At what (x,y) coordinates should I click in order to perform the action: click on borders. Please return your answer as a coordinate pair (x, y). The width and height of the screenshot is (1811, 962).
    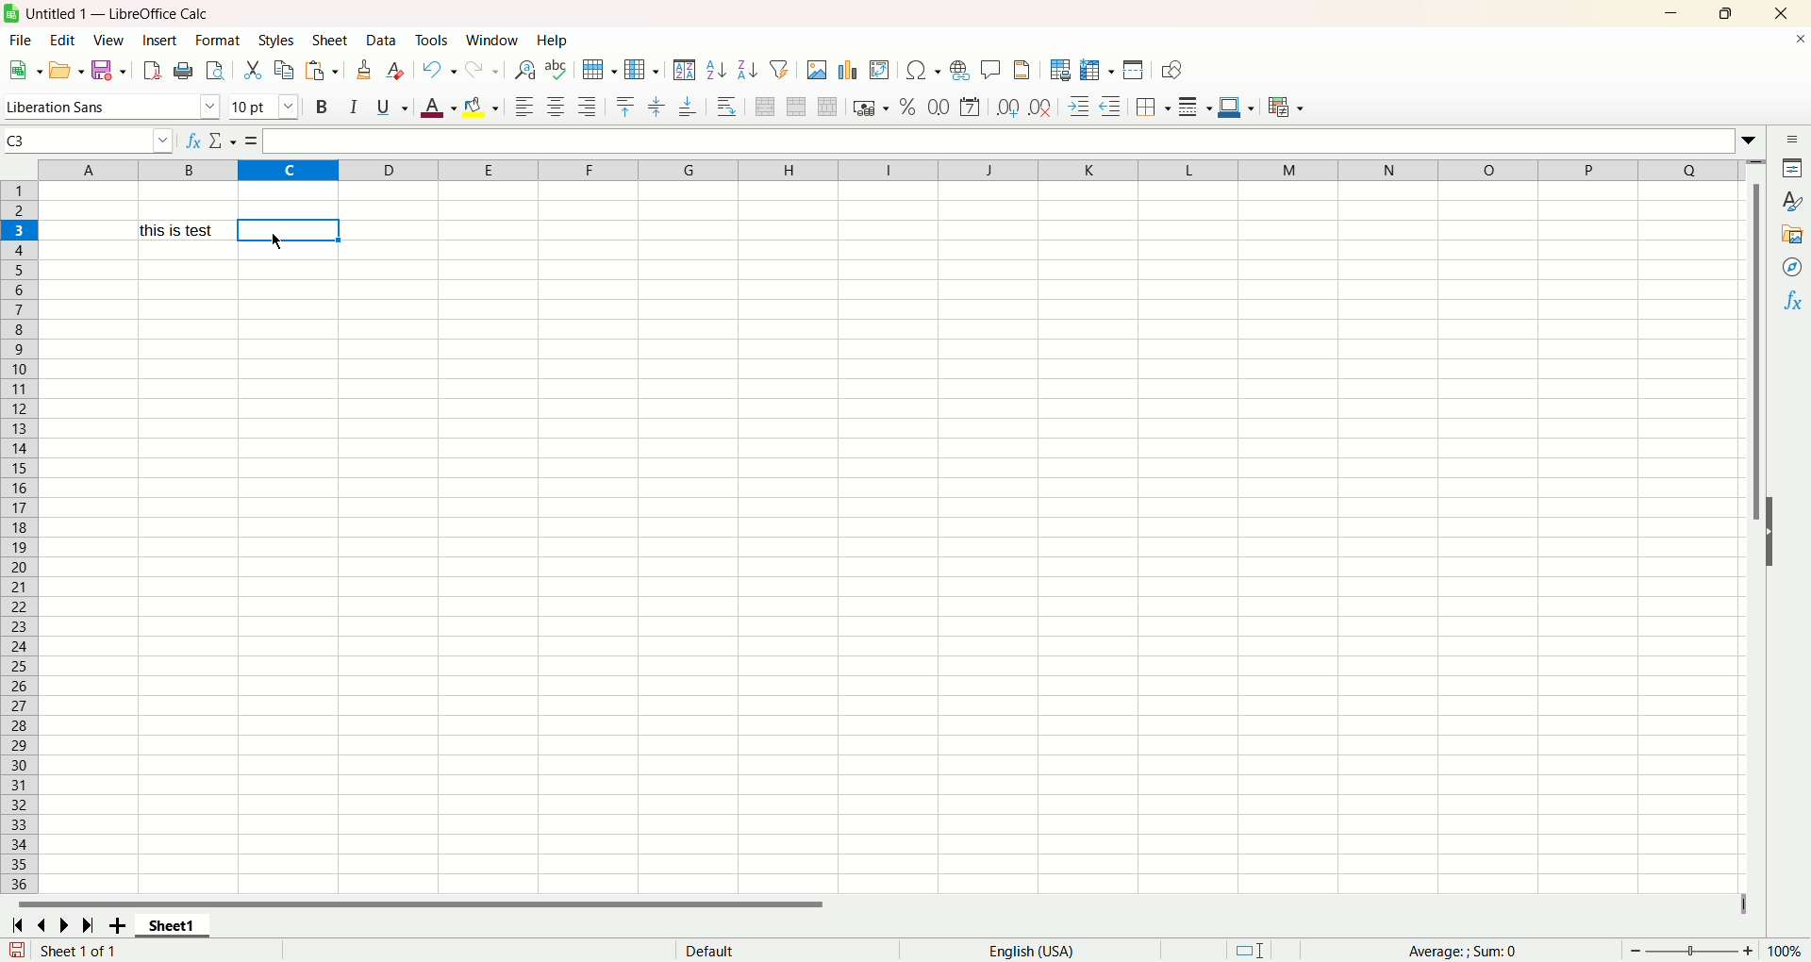
    Looking at the image, I should click on (1155, 105).